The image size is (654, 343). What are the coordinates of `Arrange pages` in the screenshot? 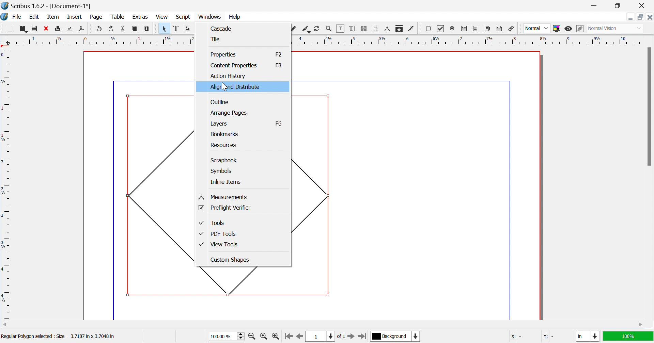 It's located at (229, 113).